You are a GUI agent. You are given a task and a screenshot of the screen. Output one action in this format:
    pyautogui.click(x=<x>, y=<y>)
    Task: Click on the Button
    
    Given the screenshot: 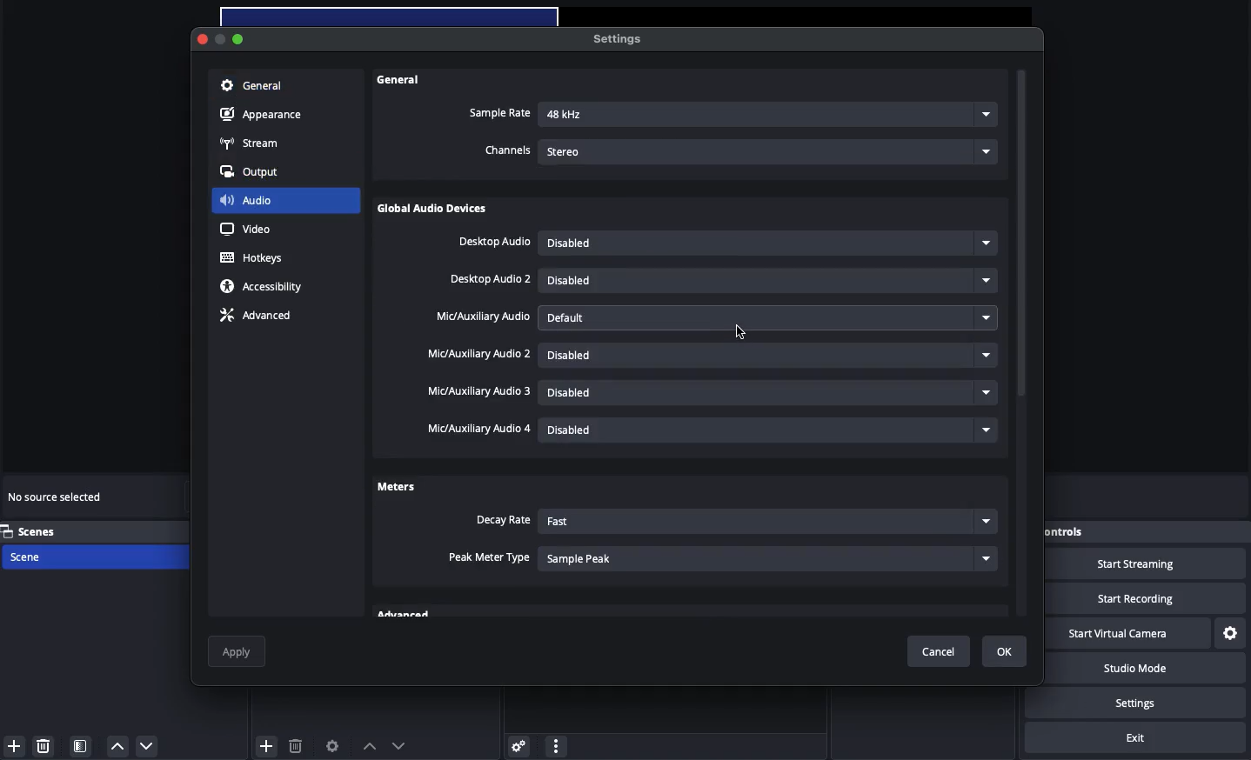 What is the action you would take?
    pyautogui.click(x=224, y=41)
    